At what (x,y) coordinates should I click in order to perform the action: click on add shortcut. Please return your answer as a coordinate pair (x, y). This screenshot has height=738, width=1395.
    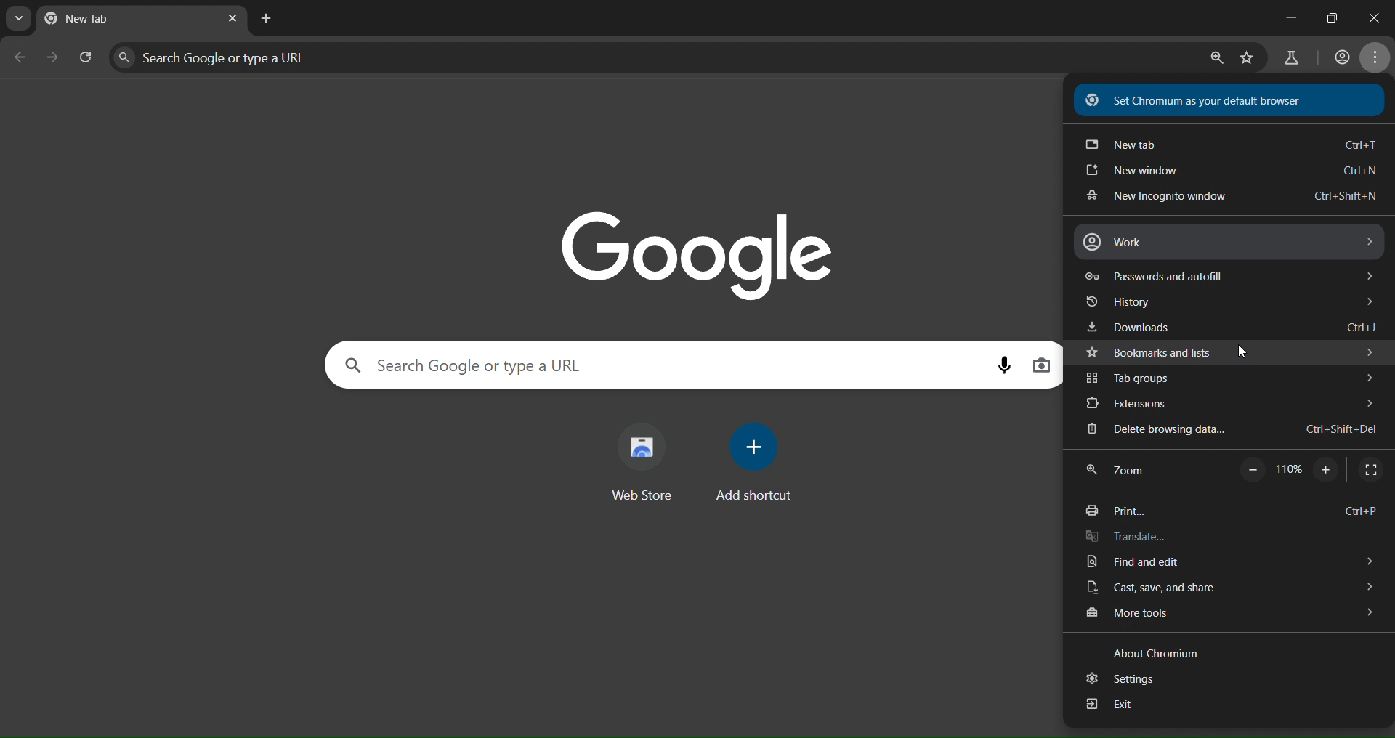
    Looking at the image, I should click on (754, 464).